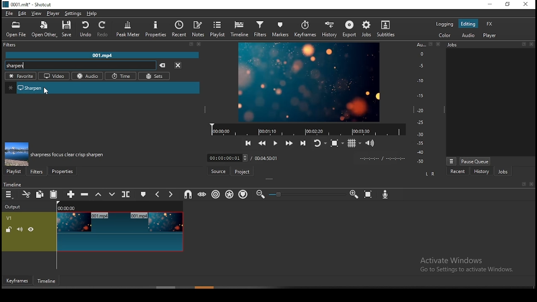 The width and height of the screenshot is (537, 302). Describe the element at coordinates (242, 195) in the screenshot. I see `ripple markers` at that location.